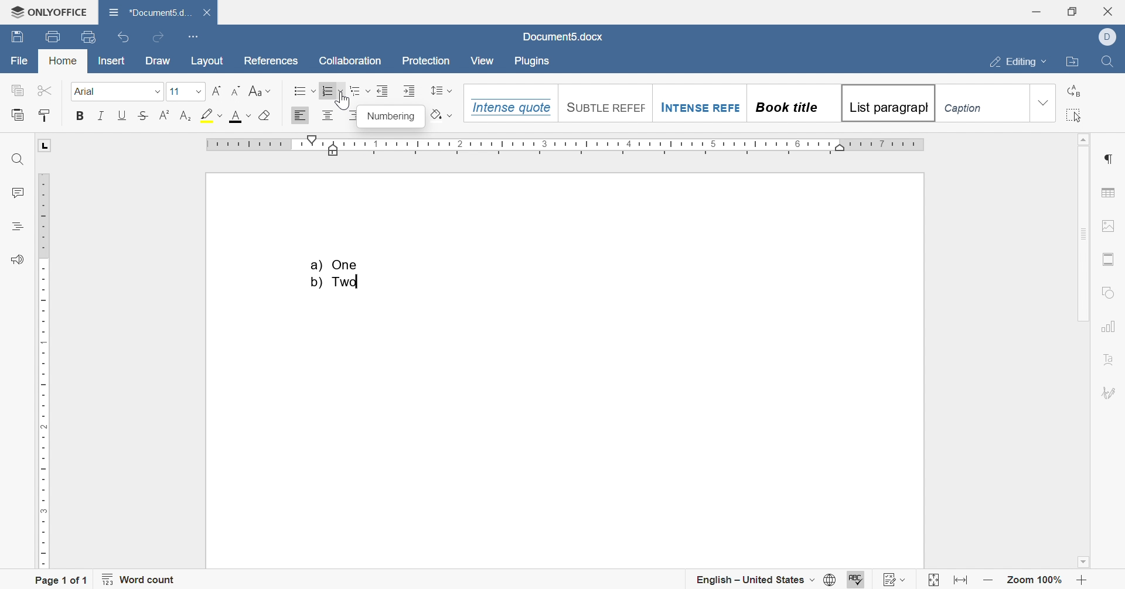 The image size is (1125, 589). Describe the element at coordinates (1036, 580) in the screenshot. I see `zoom 100%` at that location.